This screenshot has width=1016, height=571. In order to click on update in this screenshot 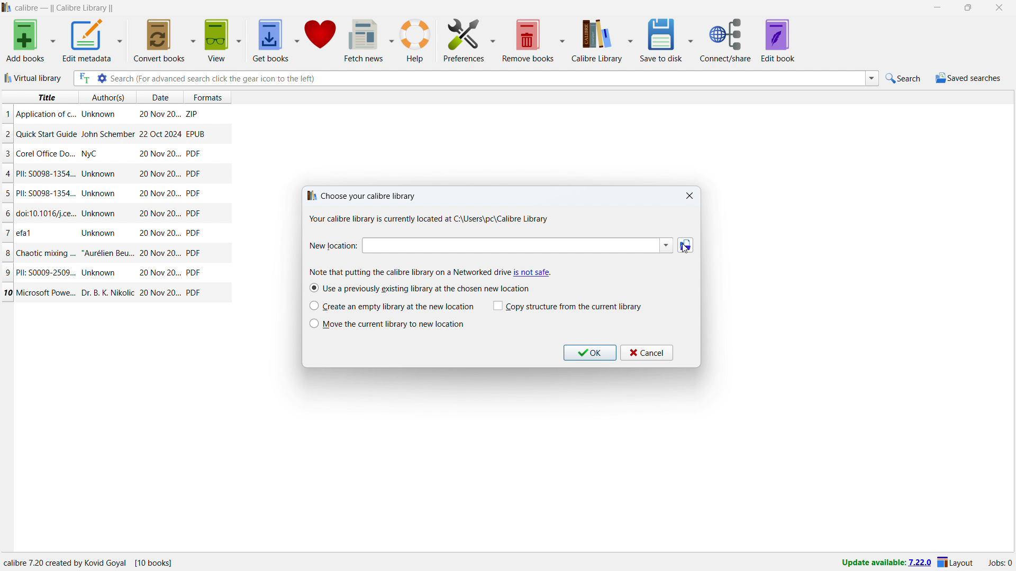, I will do `click(886, 563)`.